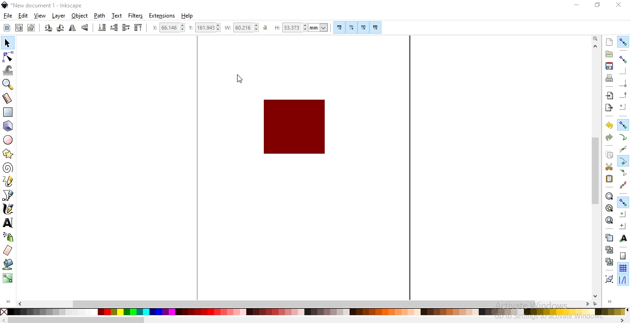  What do you see at coordinates (609, 54) in the screenshot?
I see `open existing document` at bounding box center [609, 54].